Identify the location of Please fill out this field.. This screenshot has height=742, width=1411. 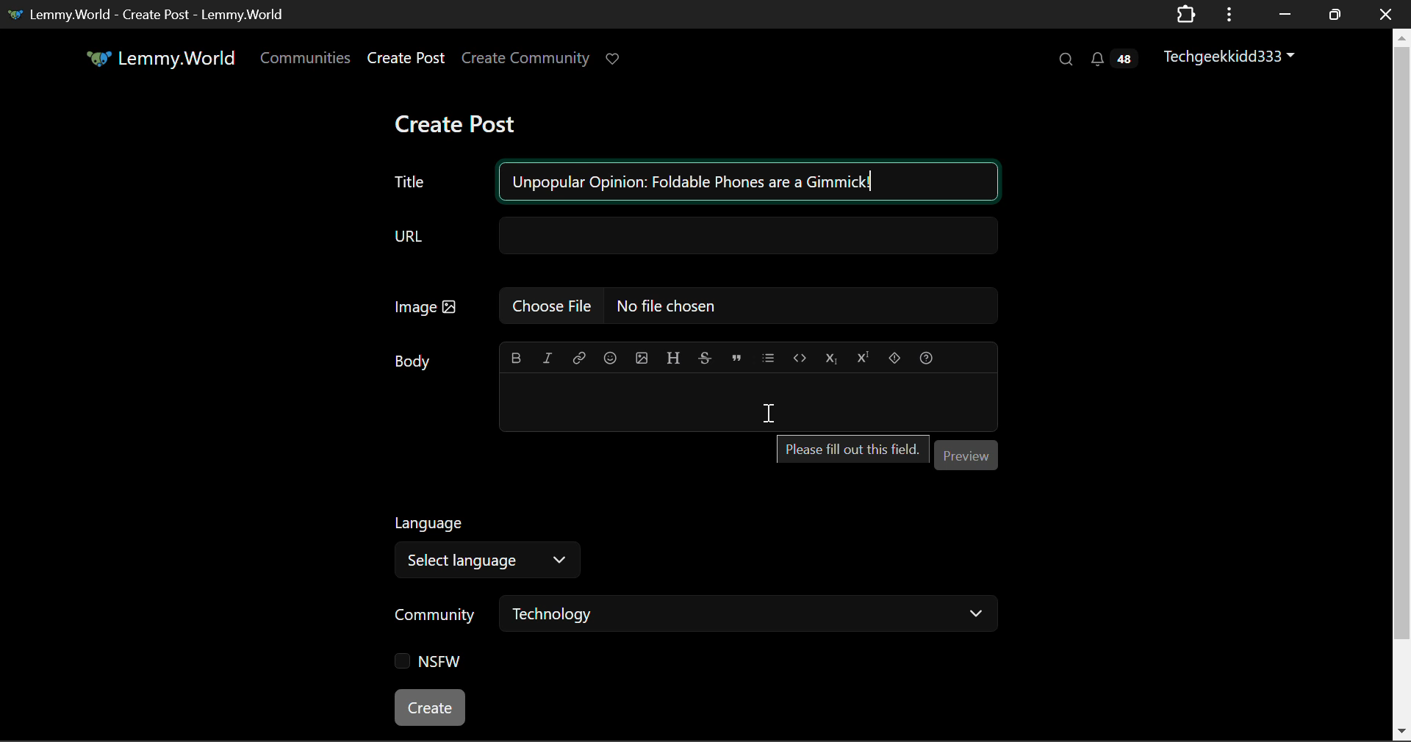
(848, 449).